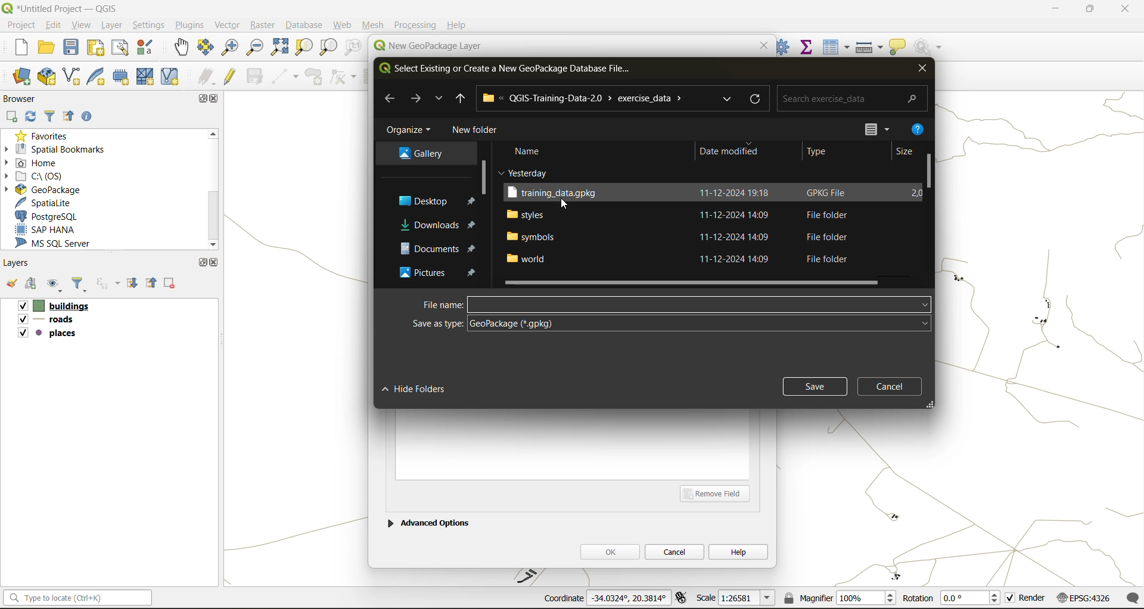  I want to click on maximize, so click(1089, 11).